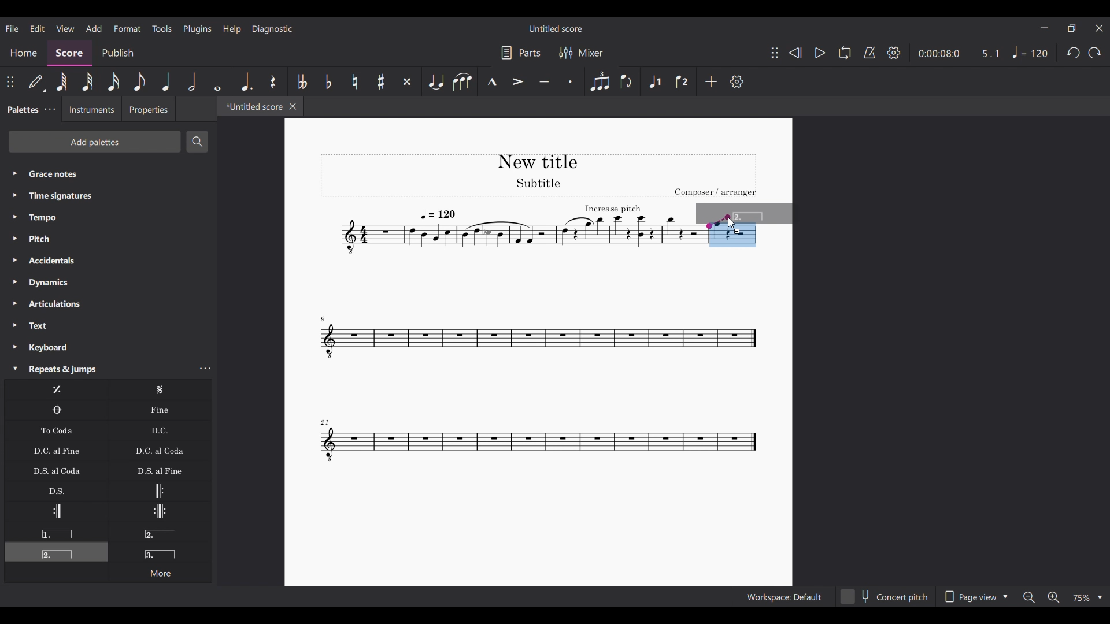 The image size is (1110, 624). I want to click on D.C. al Coda, so click(160, 451).